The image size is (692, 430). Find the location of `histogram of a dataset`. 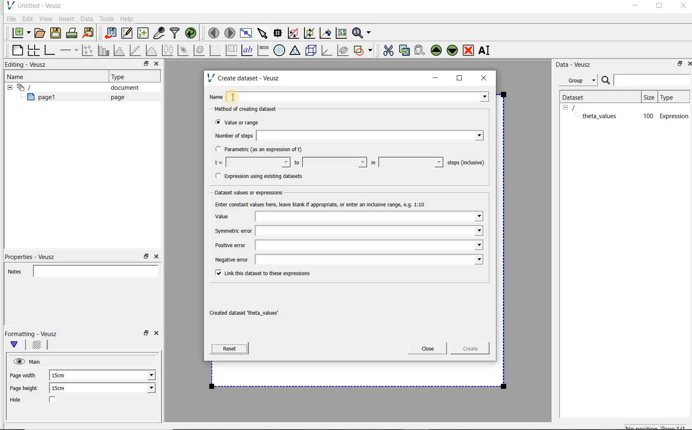

histogram of a dataset is located at coordinates (120, 50).